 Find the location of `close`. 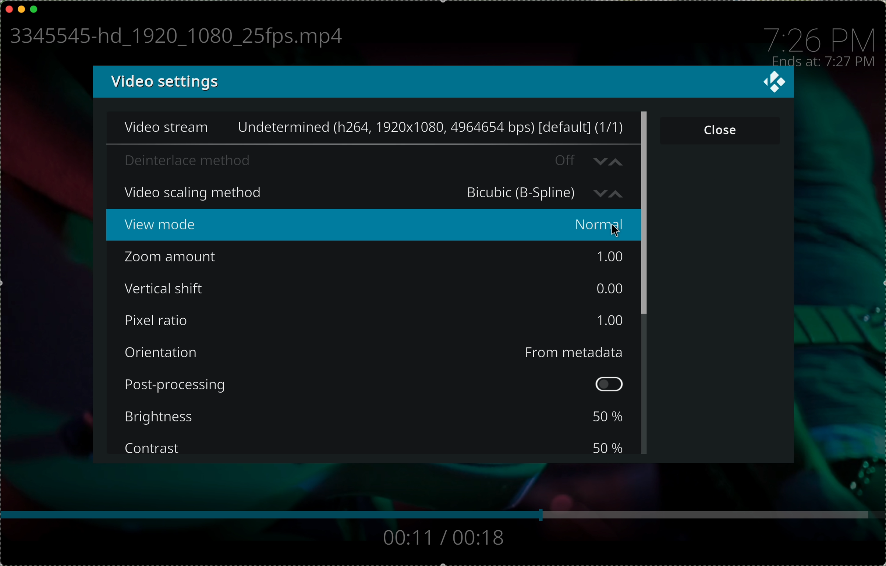

close is located at coordinates (775, 82).